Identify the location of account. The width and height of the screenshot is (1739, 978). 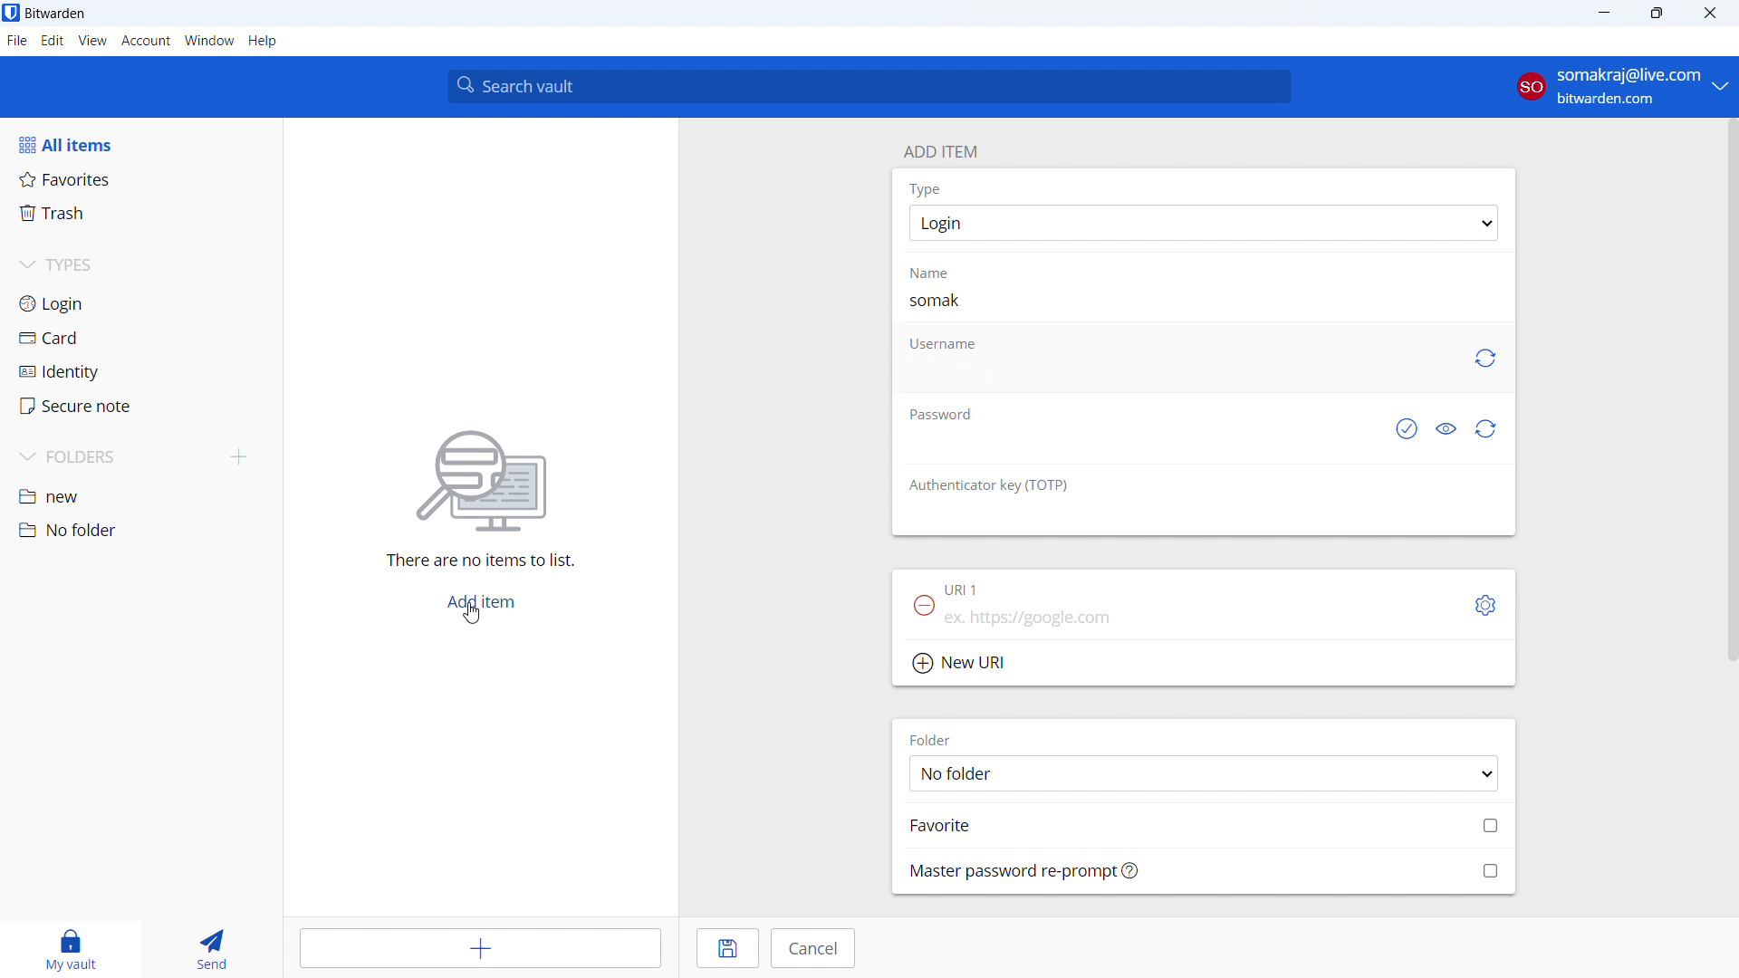
(146, 41).